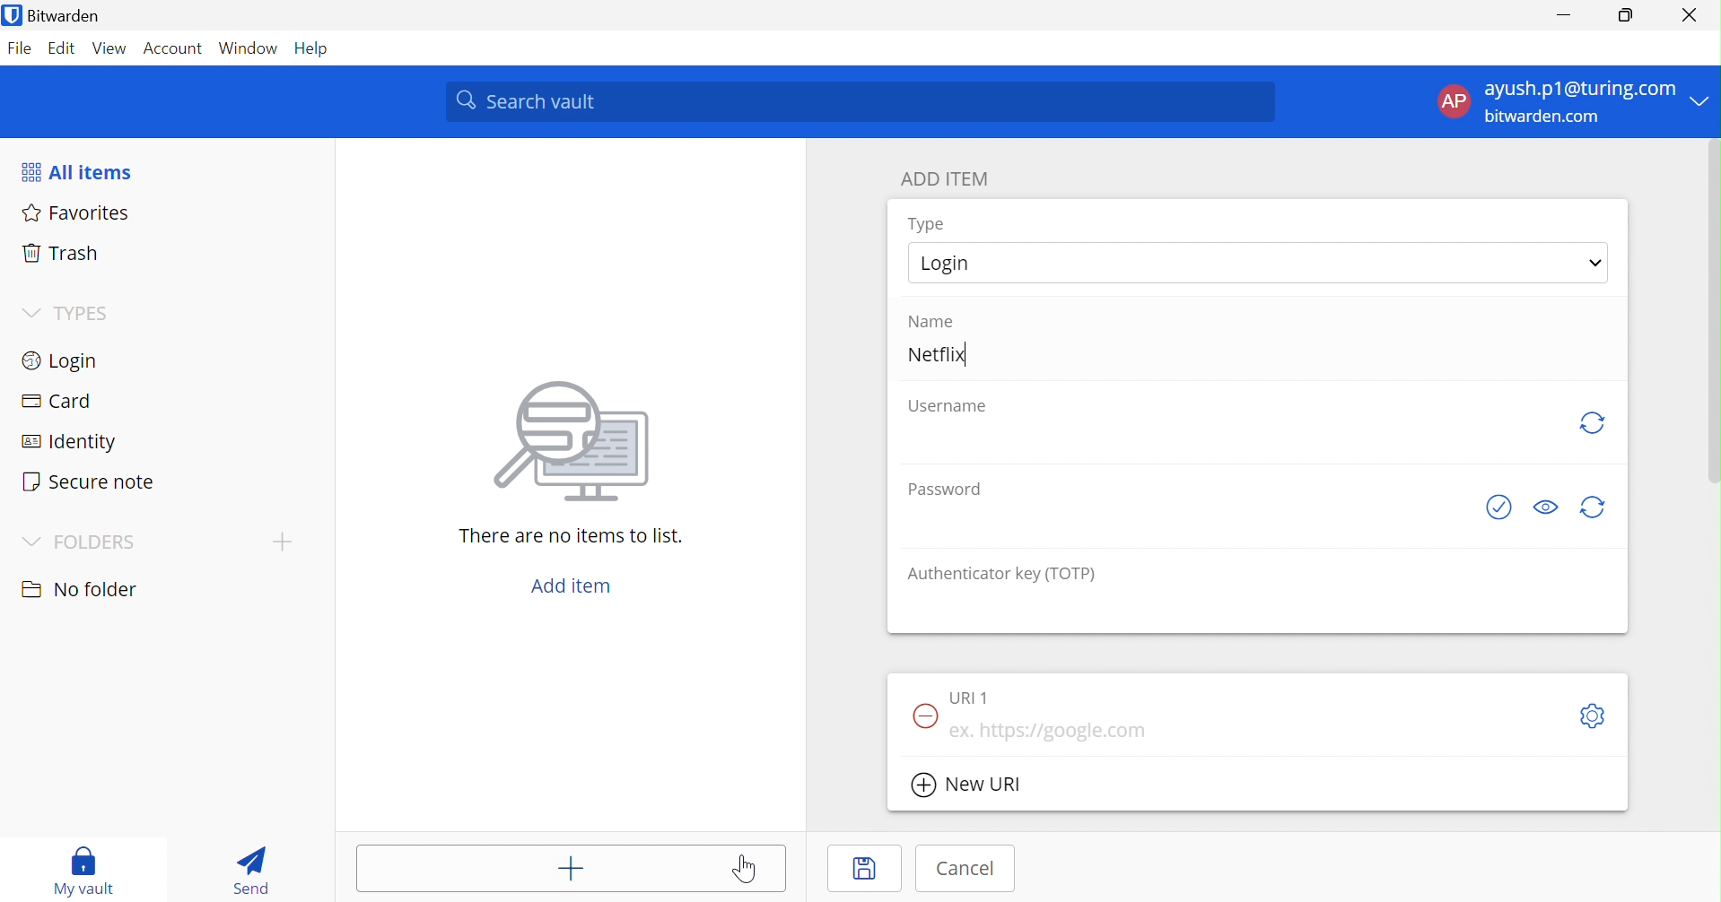 The image size is (1721, 902). Describe the element at coordinates (83, 871) in the screenshot. I see `My vault` at that location.